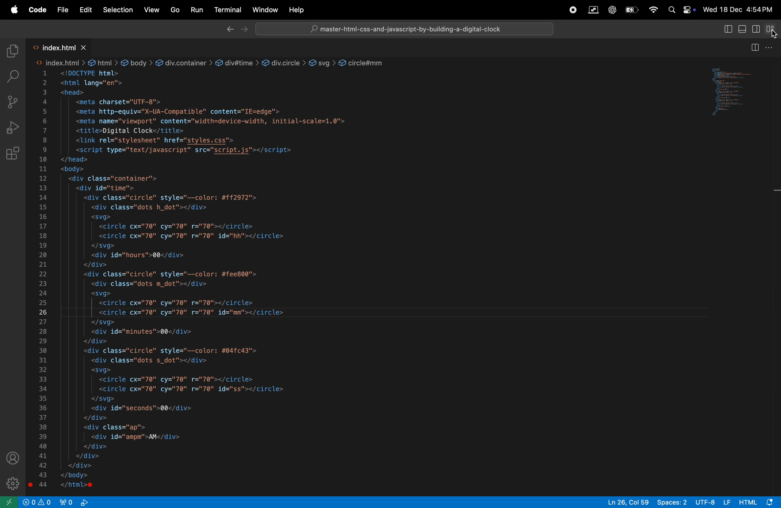  What do you see at coordinates (652, 11) in the screenshot?
I see `wifi` at bounding box center [652, 11].